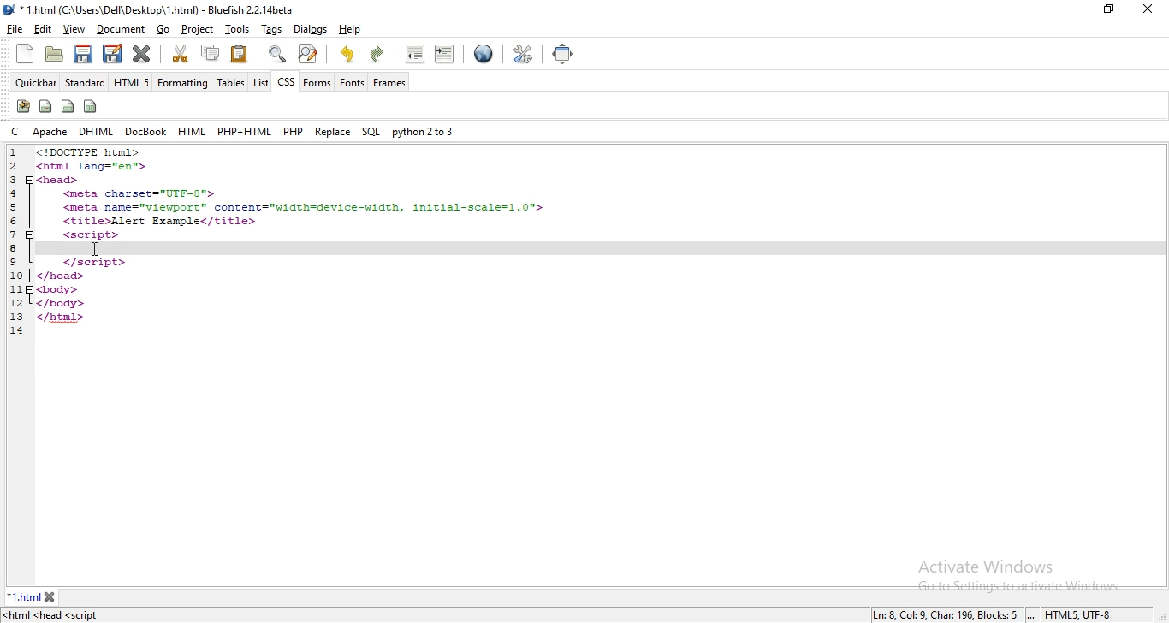 The height and width of the screenshot is (623, 1169). Describe the element at coordinates (15, 289) in the screenshot. I see `11` at that location.